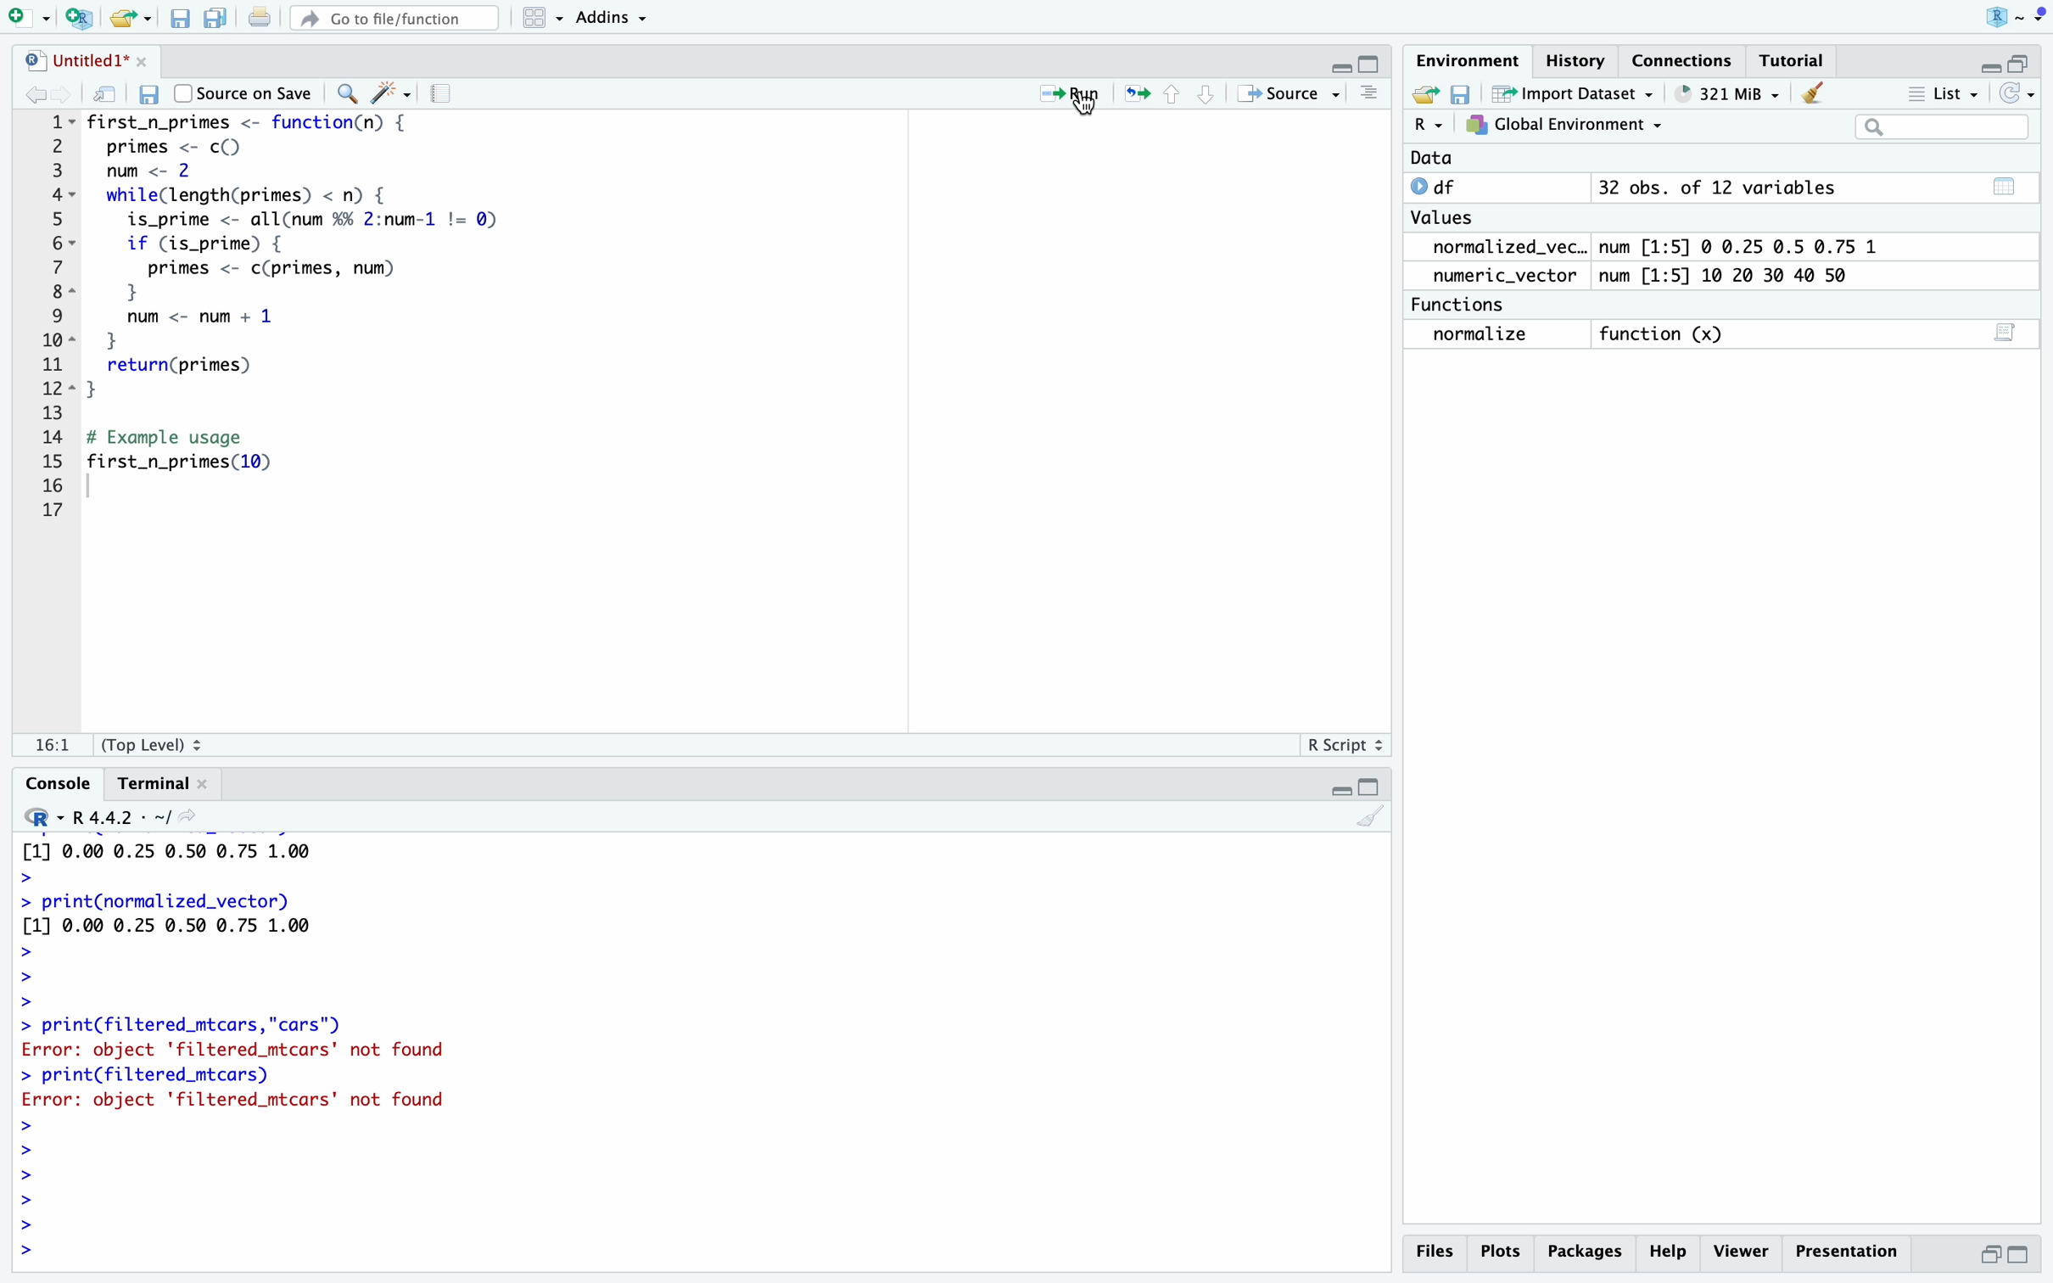  Describe the element at coordinates (317, 350) in the screenshot. I see `1~- first_n_primes <- function(n) {
2 primes <- c()

3 num <- 2

4~ while(length(primes) < n) {
5 is_prime <- allCnum %% 2:num-1 != Q)
6~ if (is_prime) {

7 primes <- c(primes, num)
BE }

©) num <- num + 1

iol 1

11 return(primes)

28s] }

13

14 # Example usage

15 first_n_primes(10)

16

17` at that location.